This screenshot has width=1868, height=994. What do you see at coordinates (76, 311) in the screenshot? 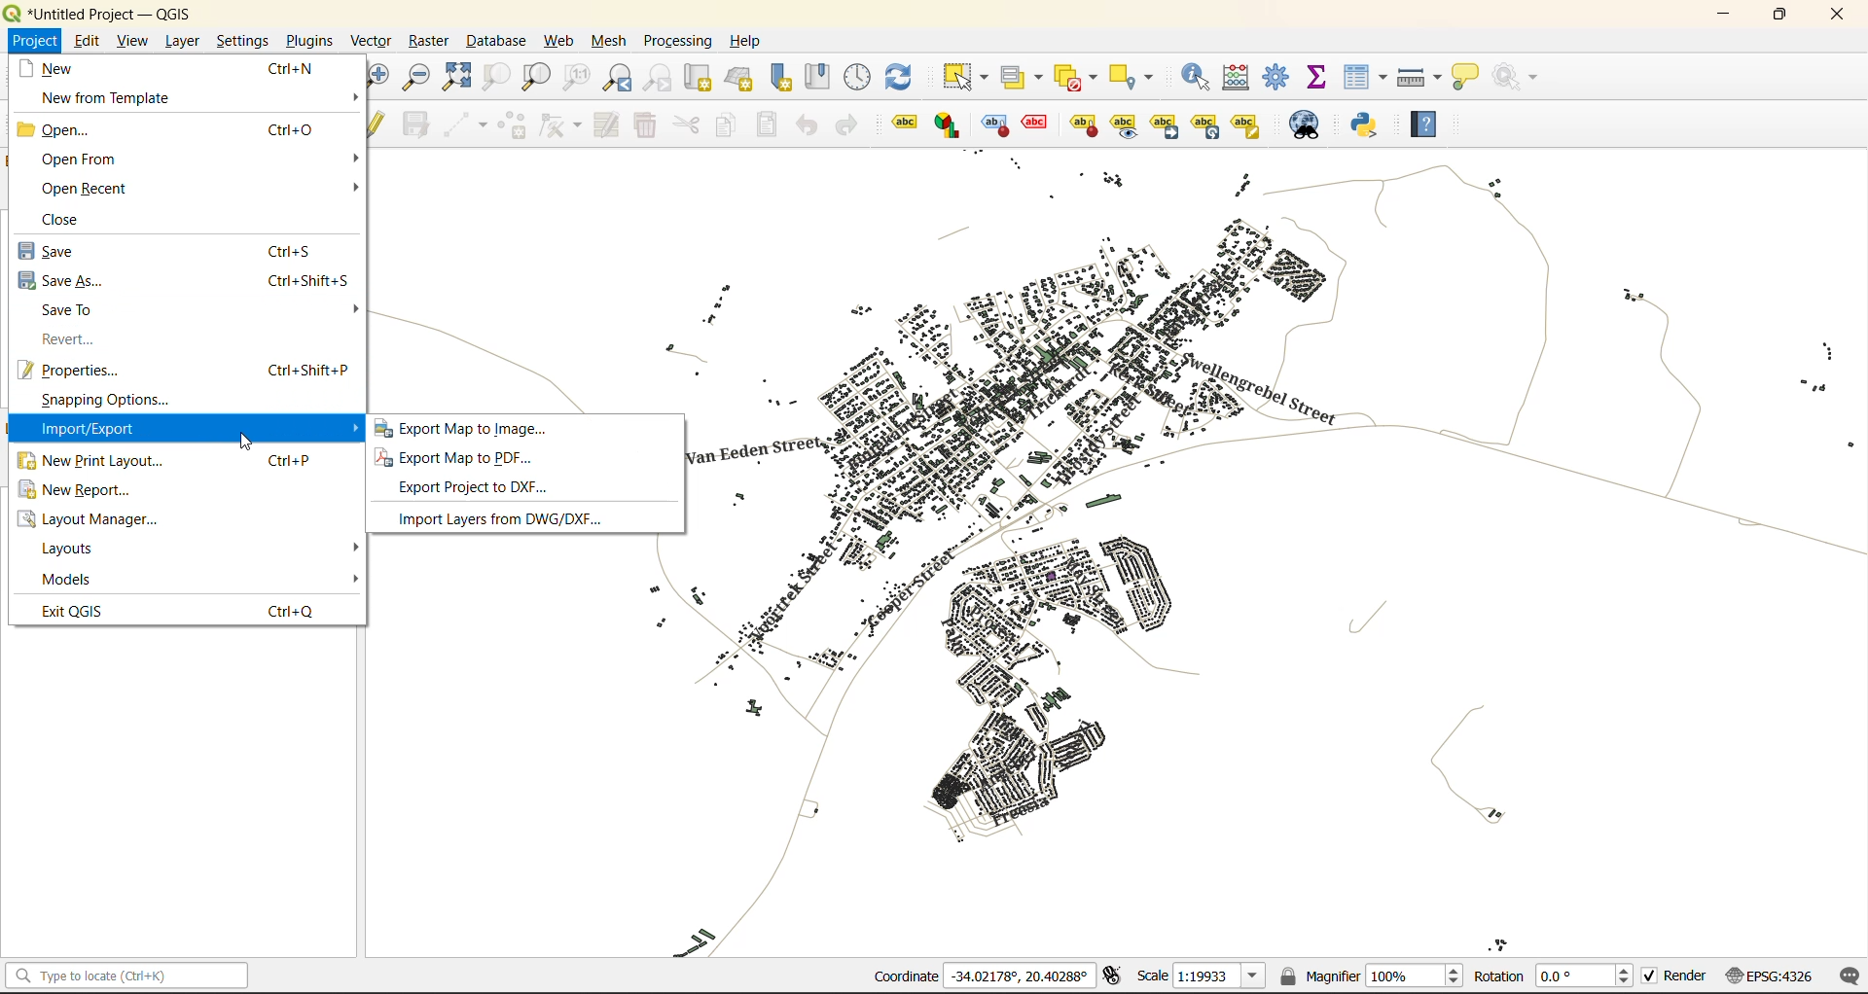
I see `save to` at bounding box center [76, 311].